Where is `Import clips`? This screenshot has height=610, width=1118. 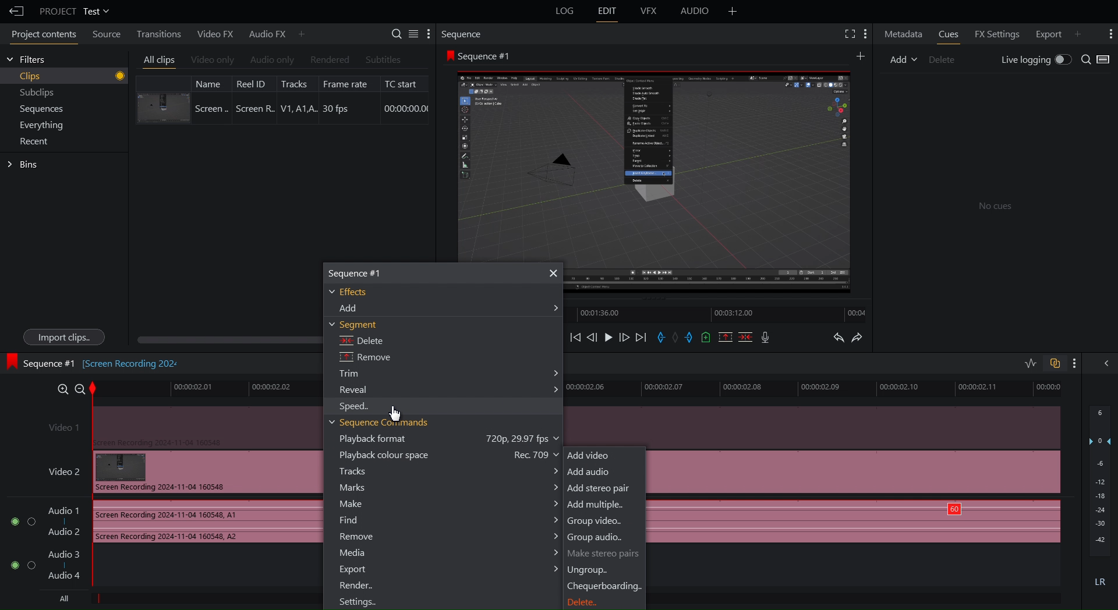
Import clips is located at coordinates (63, 337).